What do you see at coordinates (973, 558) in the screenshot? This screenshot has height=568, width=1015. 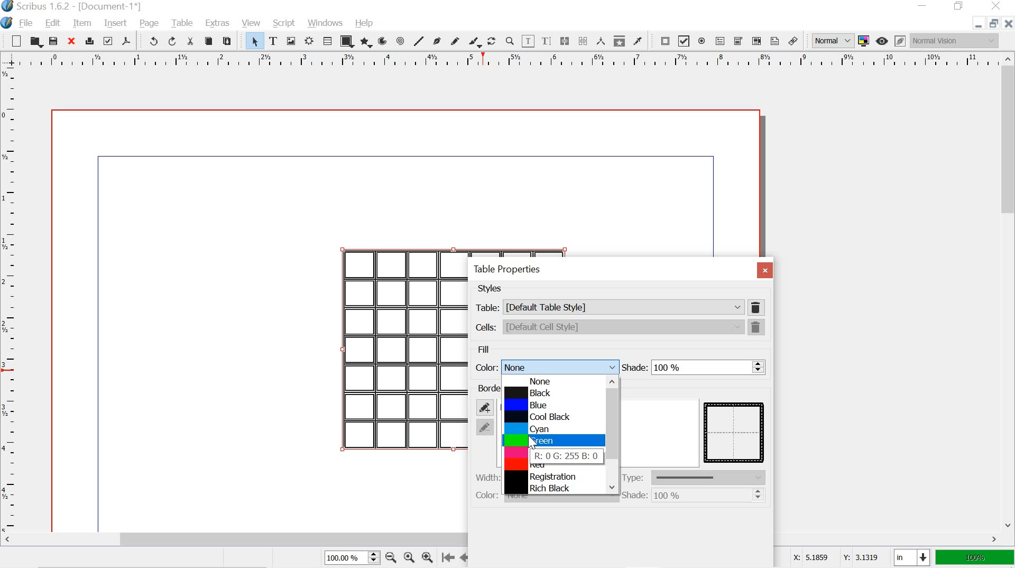 I see `100%` at bounding box center [973, 558].